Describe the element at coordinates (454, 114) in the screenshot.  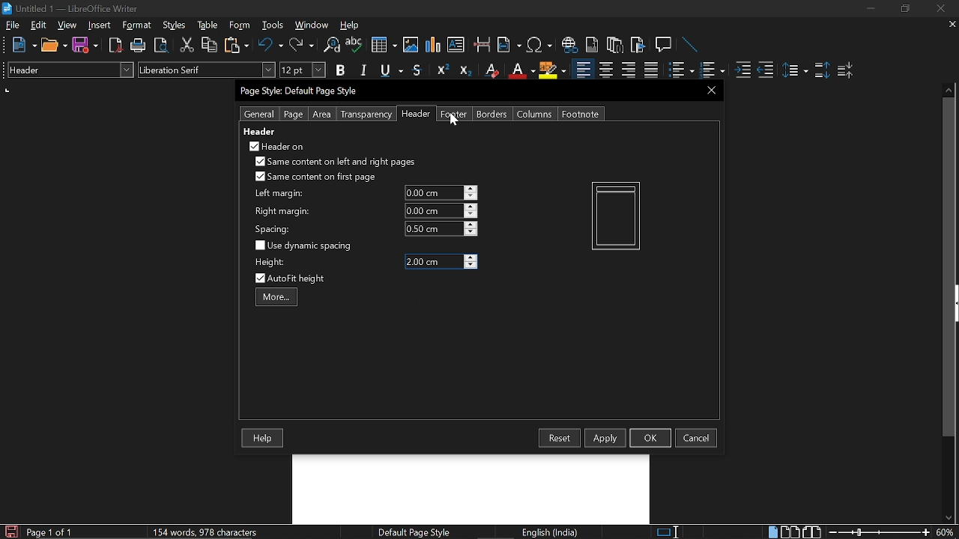
I see `Footer` at that location.